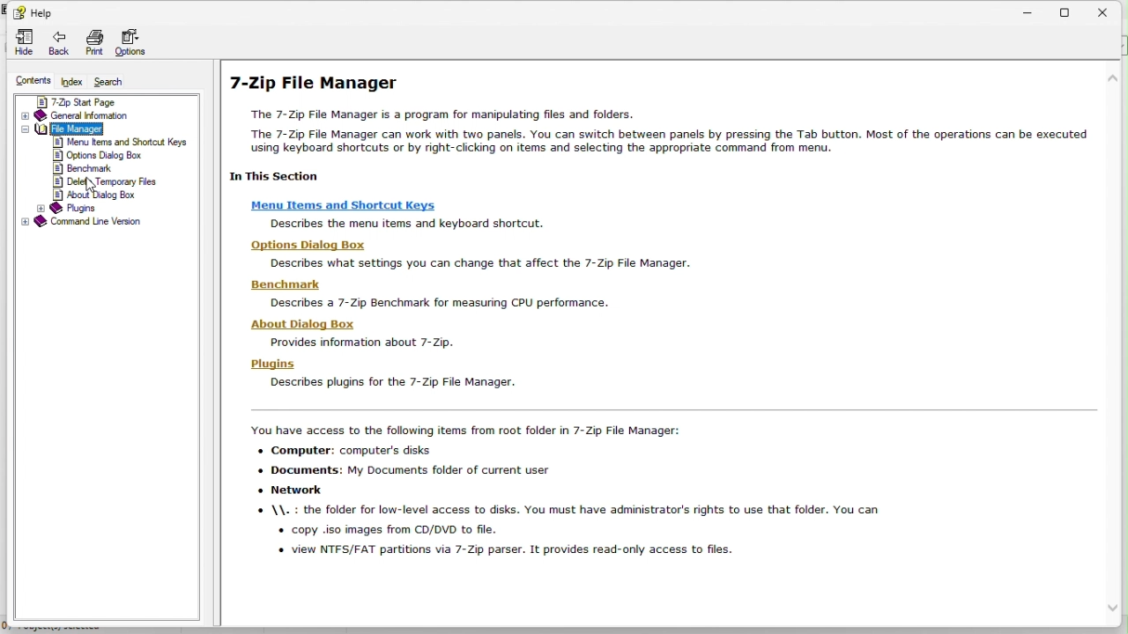 The image size is (1128, 634). What do you see at coordinates (122, 144) in the screenshot?
I see `menu items and shortcut keys` at bounding box center [122, 144].